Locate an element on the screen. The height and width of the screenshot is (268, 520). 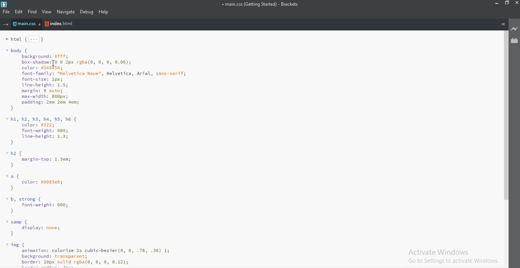
find is located at coordinates (33, 12).